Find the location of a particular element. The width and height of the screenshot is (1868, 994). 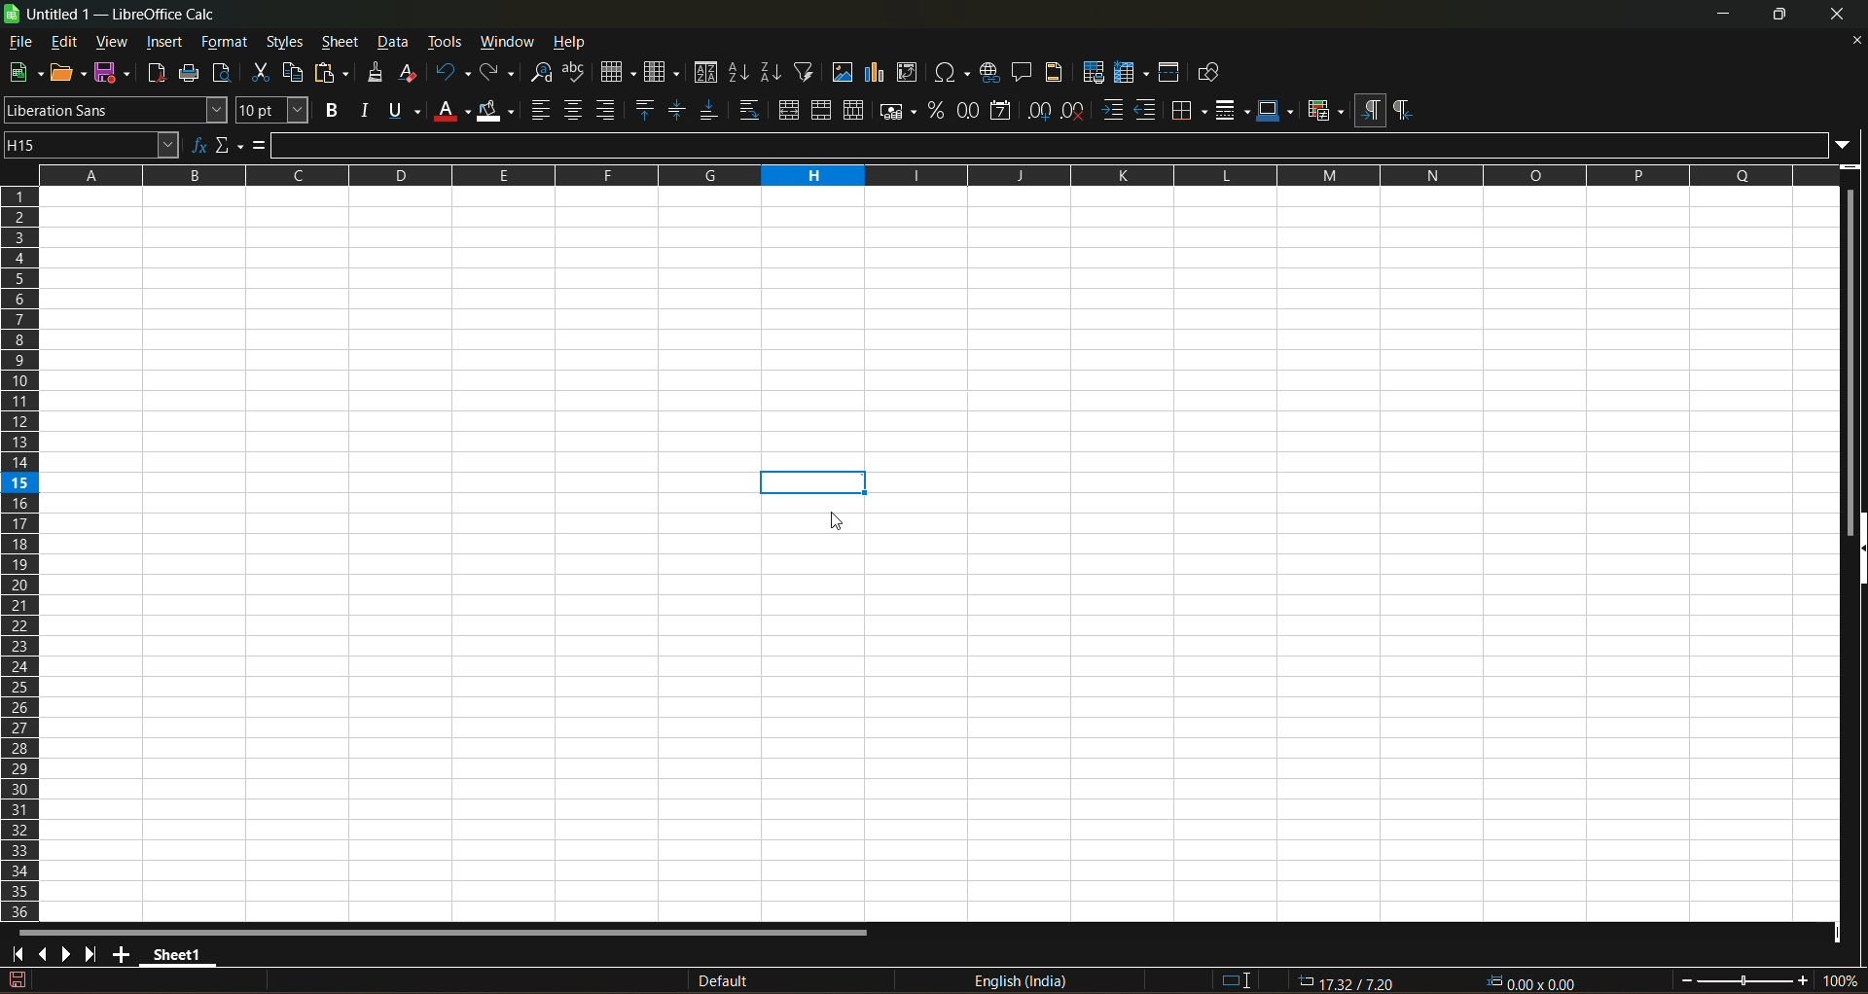

styles is located at coordinates (289, 43).